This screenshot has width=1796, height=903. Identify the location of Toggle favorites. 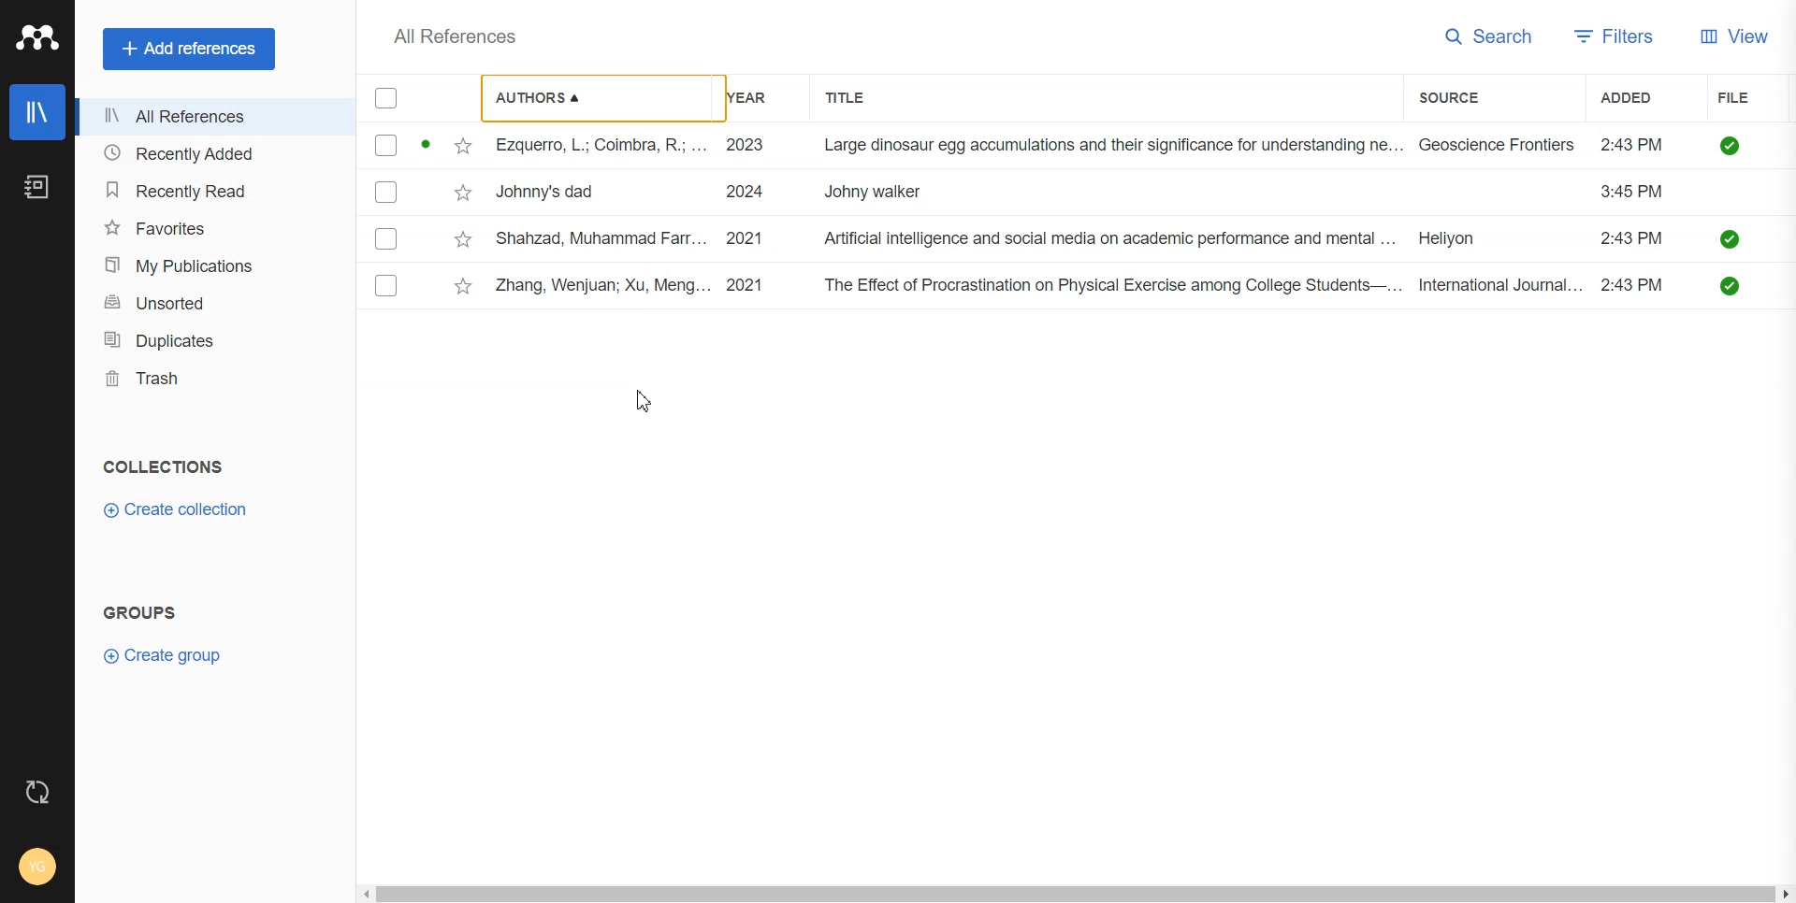
(463, 146).